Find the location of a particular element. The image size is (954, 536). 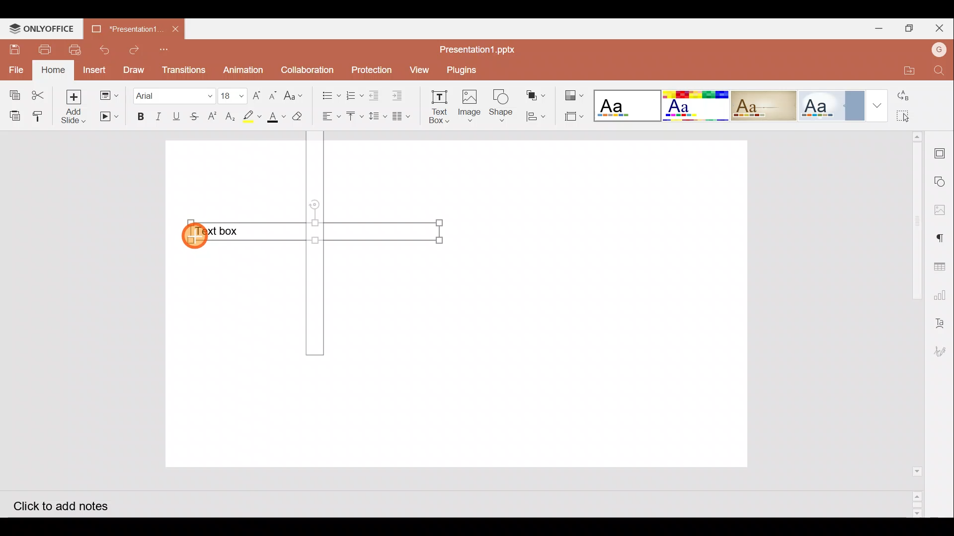

Image settings is located at coordinates (943, 210).